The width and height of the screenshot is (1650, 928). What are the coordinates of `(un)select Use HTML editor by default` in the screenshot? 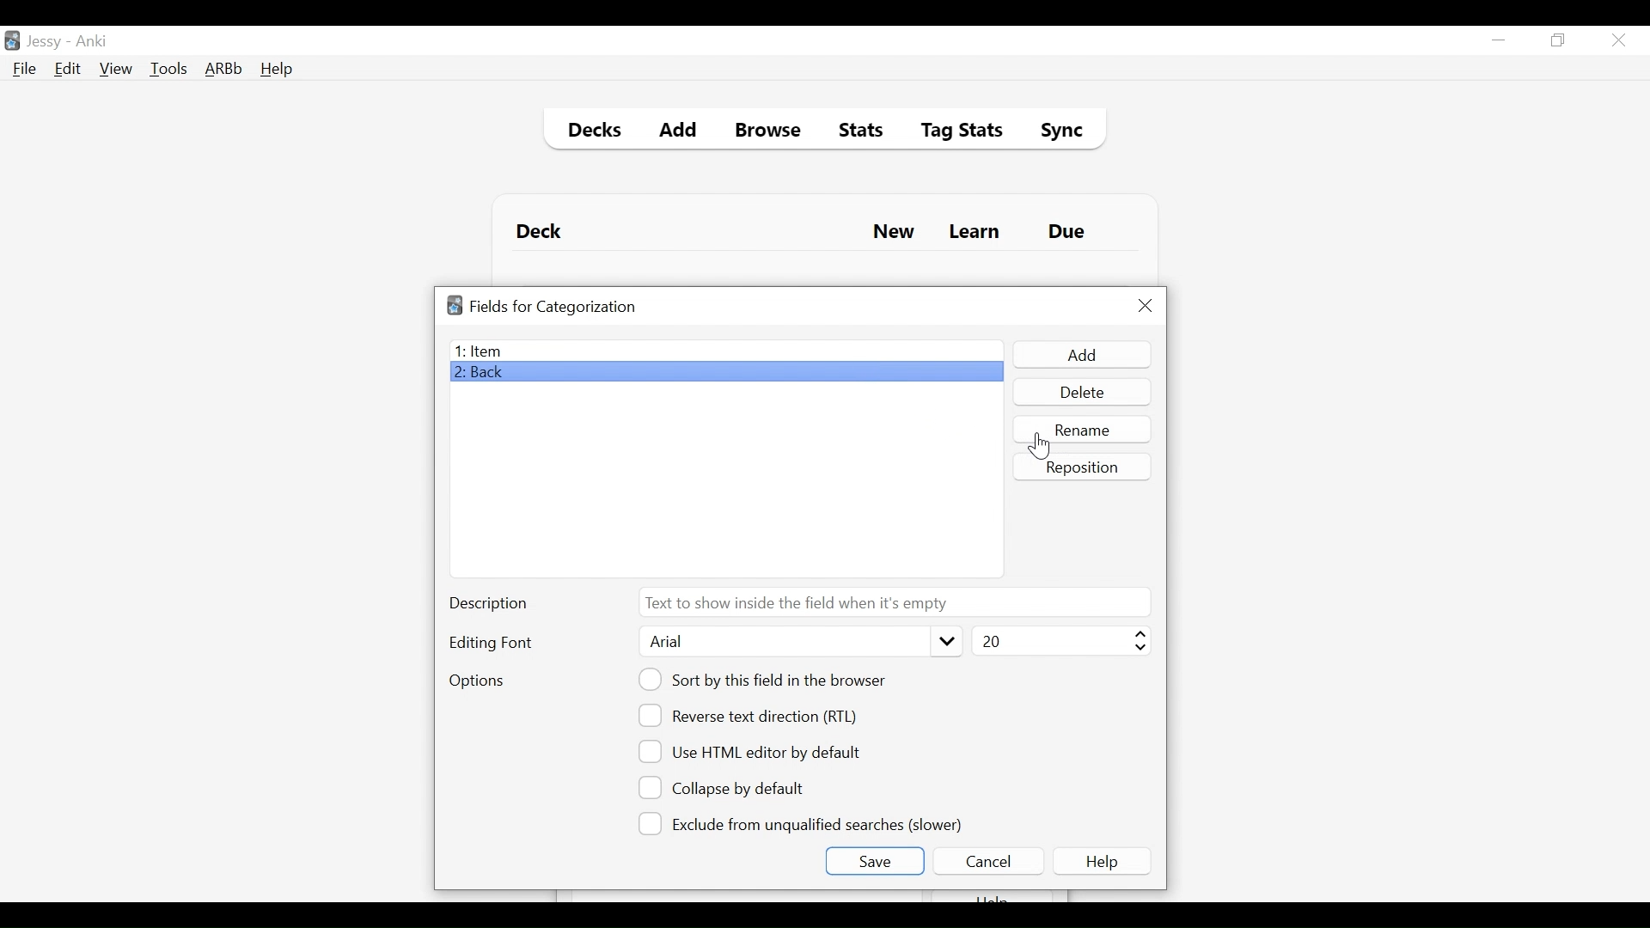 It's located at (755, 751).